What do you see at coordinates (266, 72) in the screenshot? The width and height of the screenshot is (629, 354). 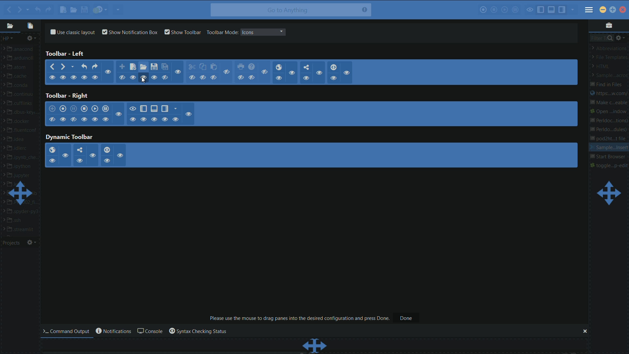 I see `show/hide` at bounding box center [266, 72].